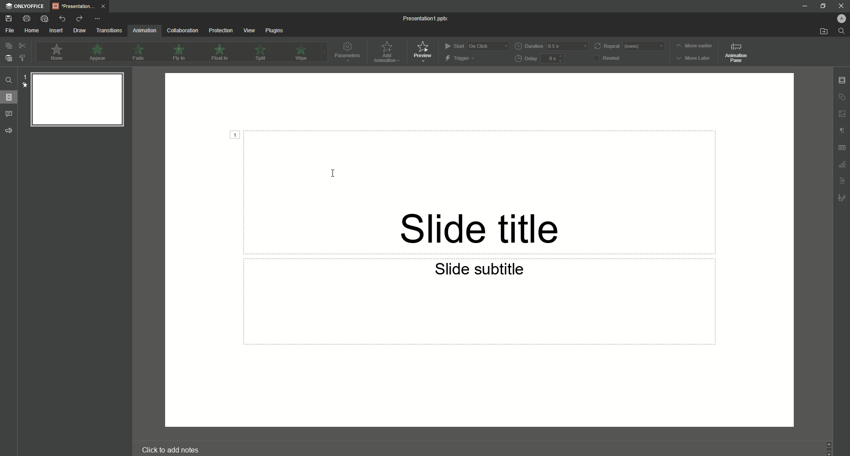 The image size is (850, 456). I want to click on Find, so click(842, 31).